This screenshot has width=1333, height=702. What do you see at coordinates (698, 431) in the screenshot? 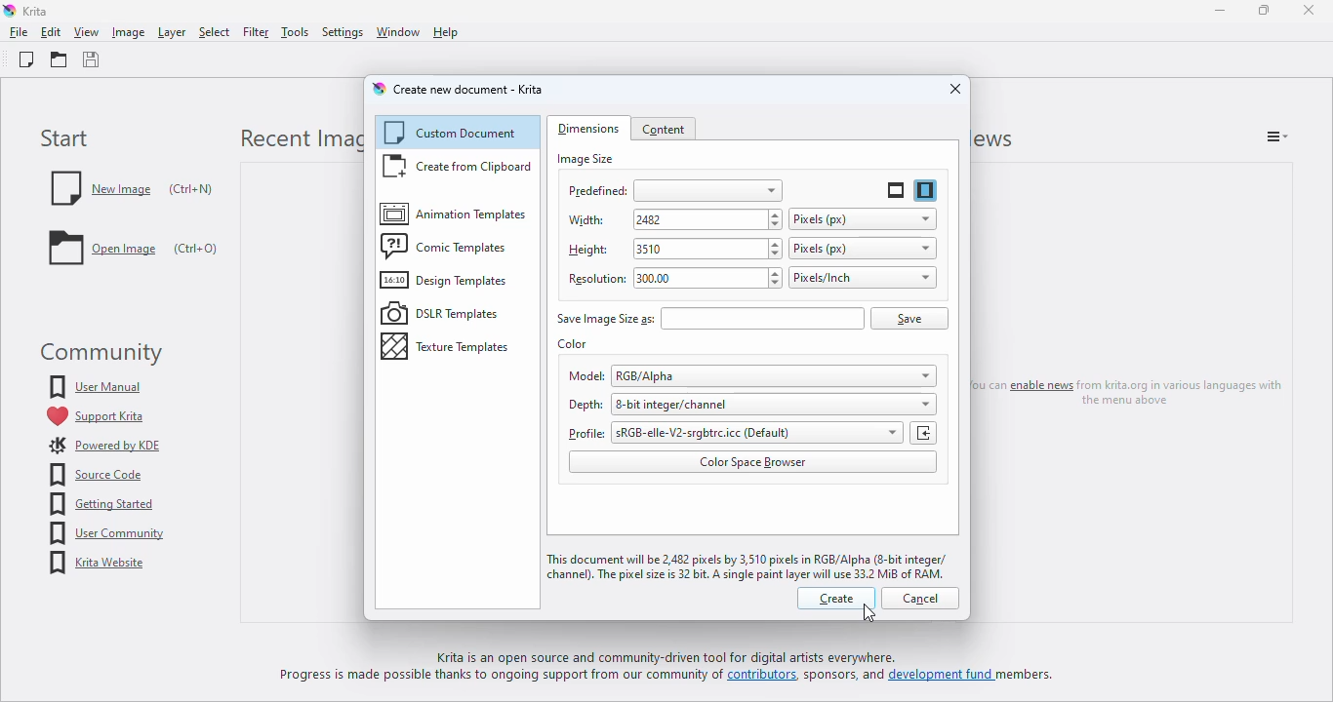
I see `profile: sRGB-elle-V2-srgbtrc.icc(default)` at bounding box center [698, 431].